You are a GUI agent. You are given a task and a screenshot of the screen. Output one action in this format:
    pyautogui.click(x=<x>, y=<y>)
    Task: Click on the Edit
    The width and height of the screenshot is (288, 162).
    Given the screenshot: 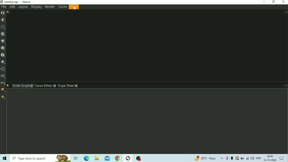 What is the action you would take?
    pyautogui.click(x=12, y=7)
    